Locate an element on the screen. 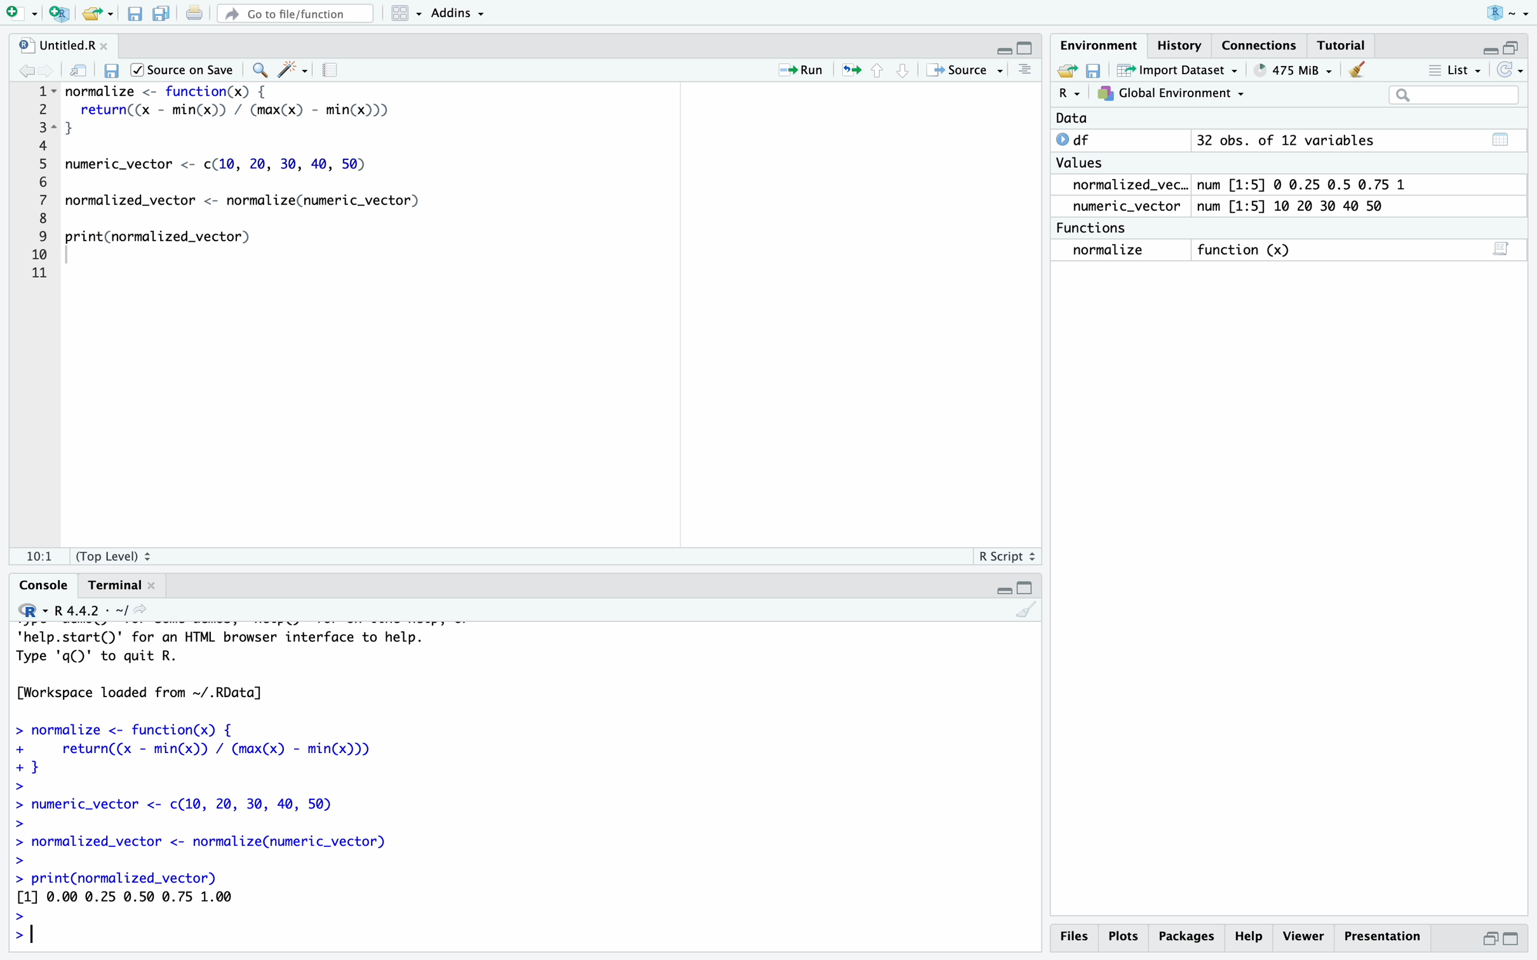  R script is located at coordinates (1004, 557).